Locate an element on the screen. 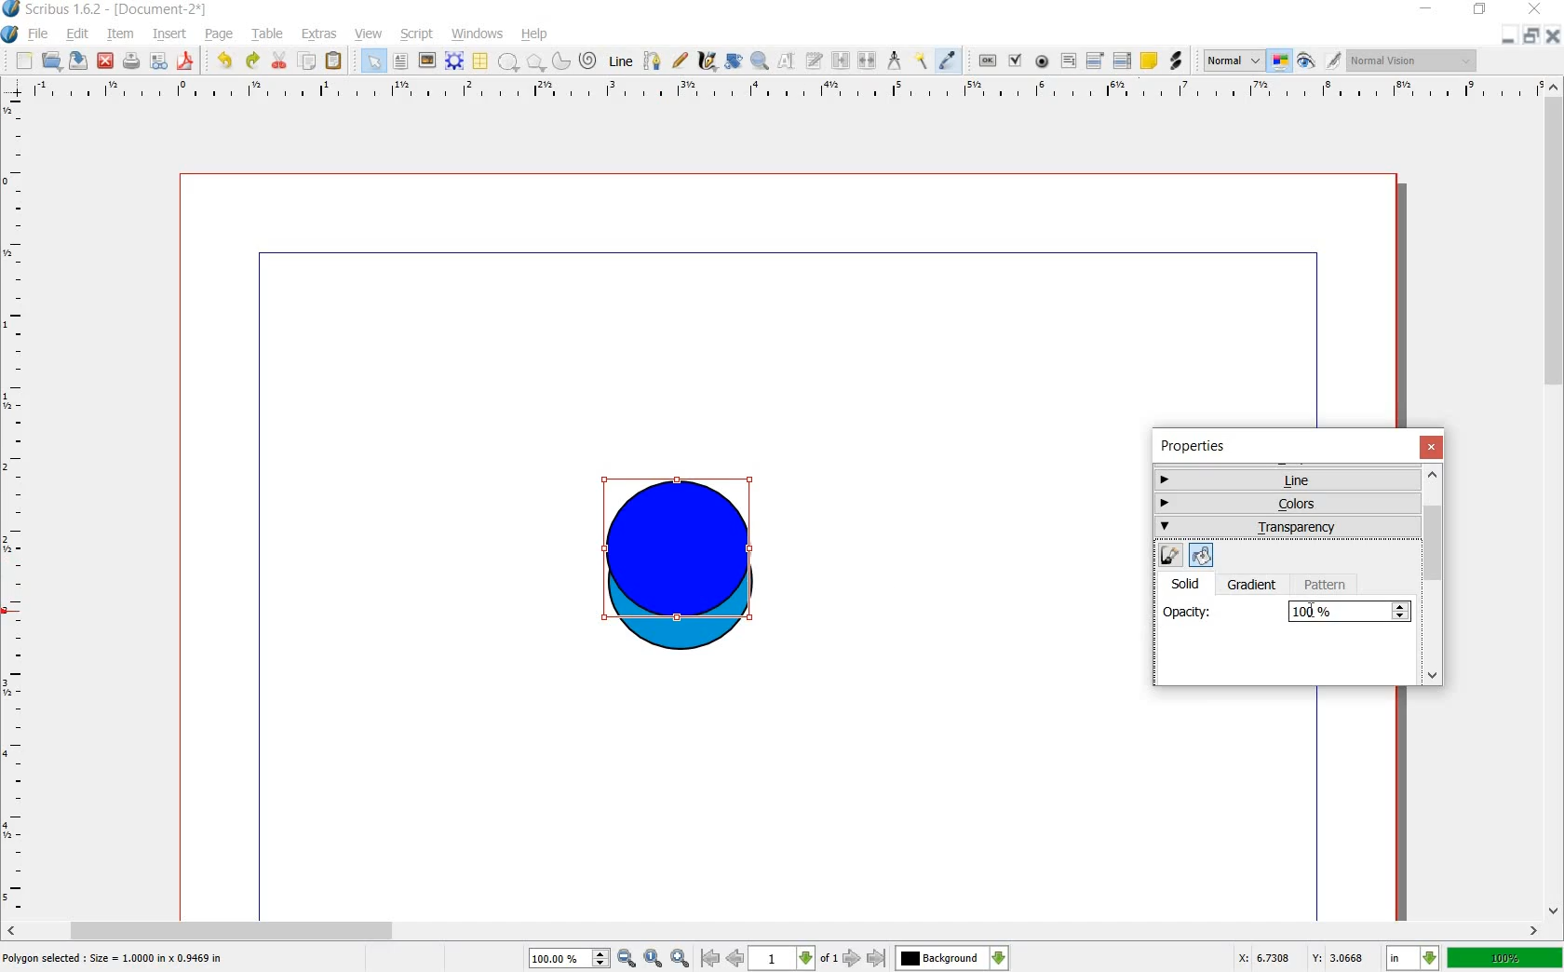 The height and width of the screenshot is (972, 1564). scrollbar is located at coordinates (1435, 576).